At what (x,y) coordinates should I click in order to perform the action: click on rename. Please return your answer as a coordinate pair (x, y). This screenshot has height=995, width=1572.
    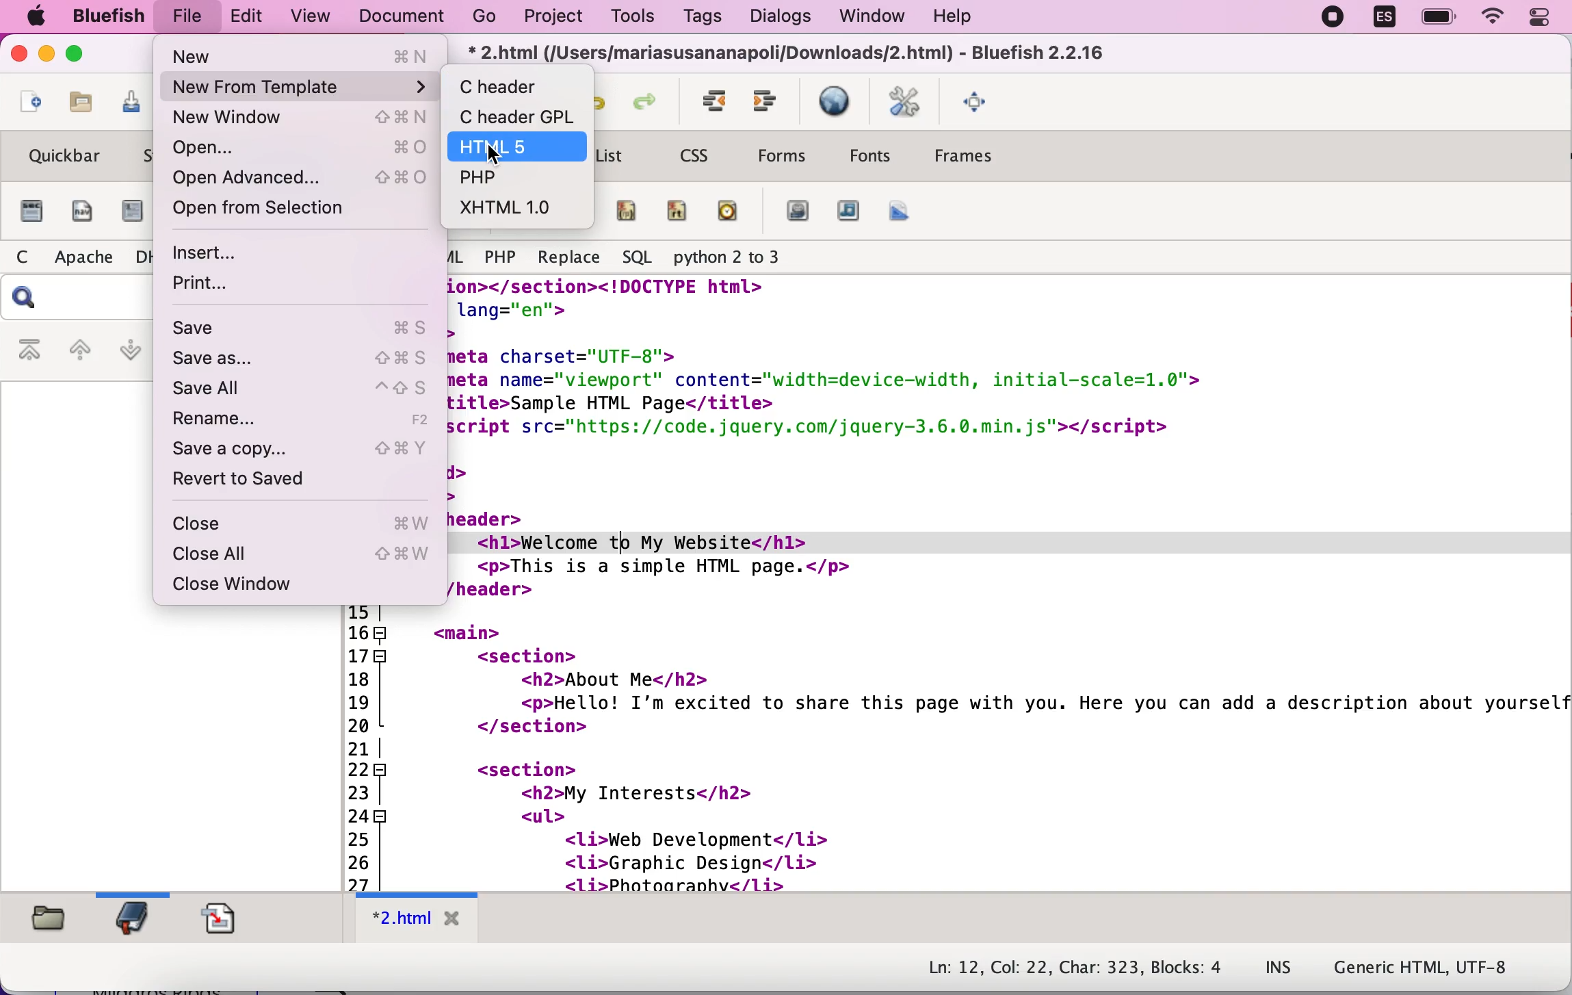
    Looking at the image, I should click on (311, 421).